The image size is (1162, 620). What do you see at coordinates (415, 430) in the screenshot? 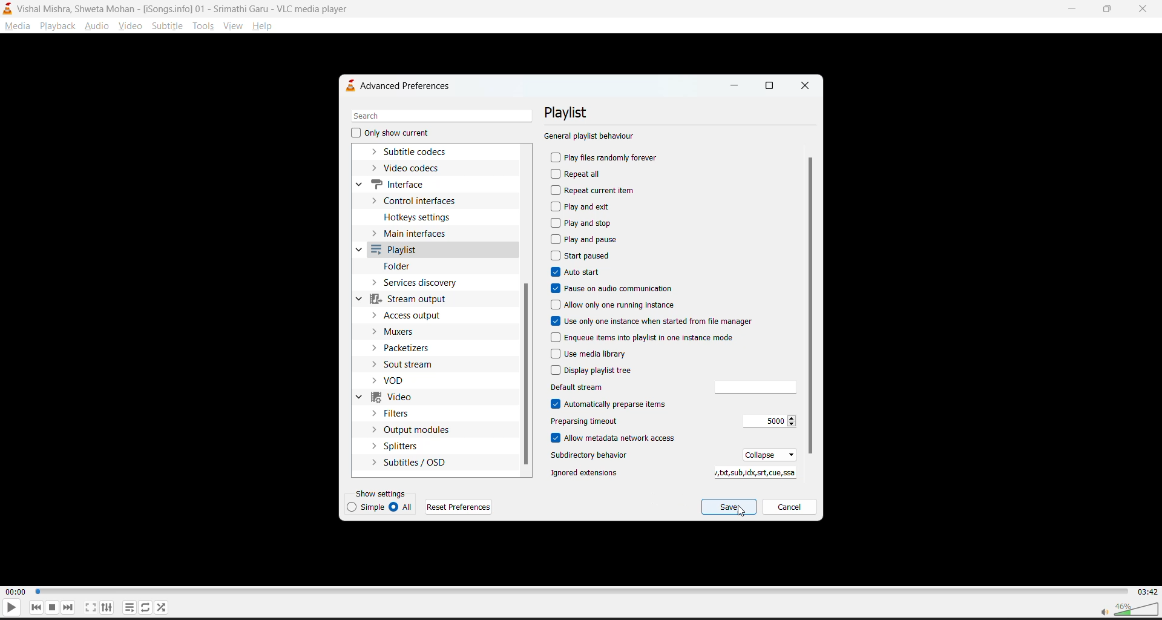
I see `output modules` at bounding box center [415, 430].